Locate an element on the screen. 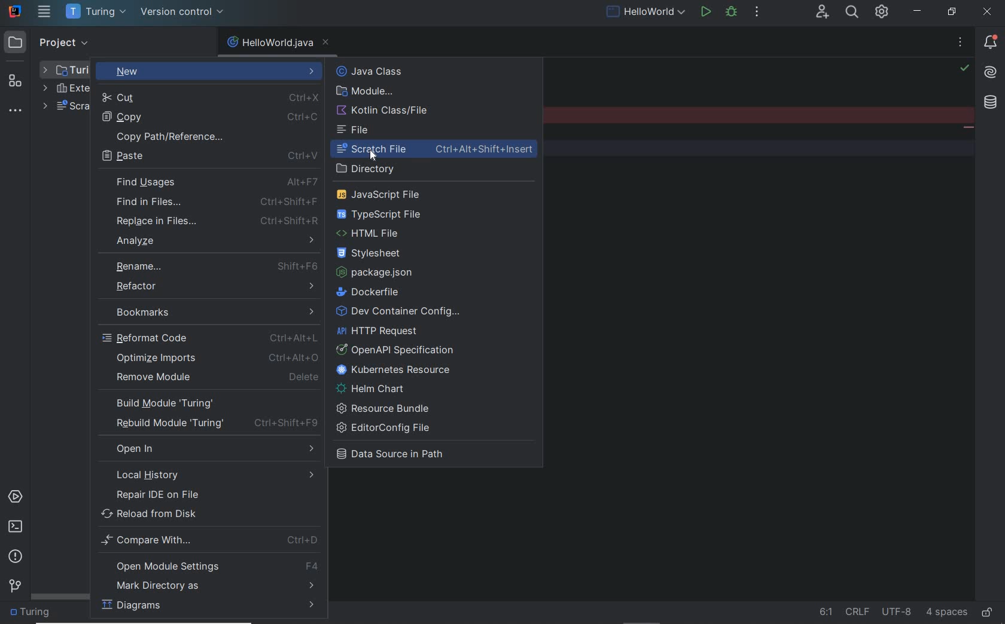  MINIMIZE is located at coordinates (919, 11).